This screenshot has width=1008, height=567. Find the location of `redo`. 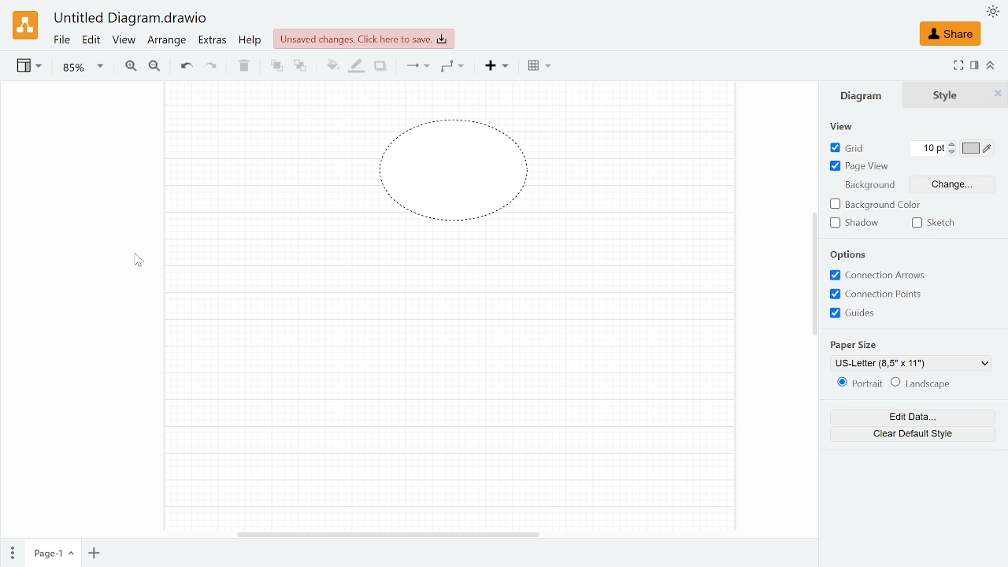

redo is located at coordinates (212, 69).